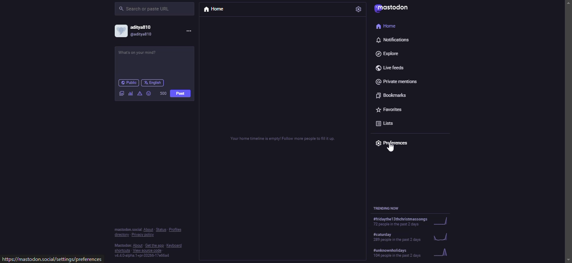  I want to click on post, so click(140, 53).